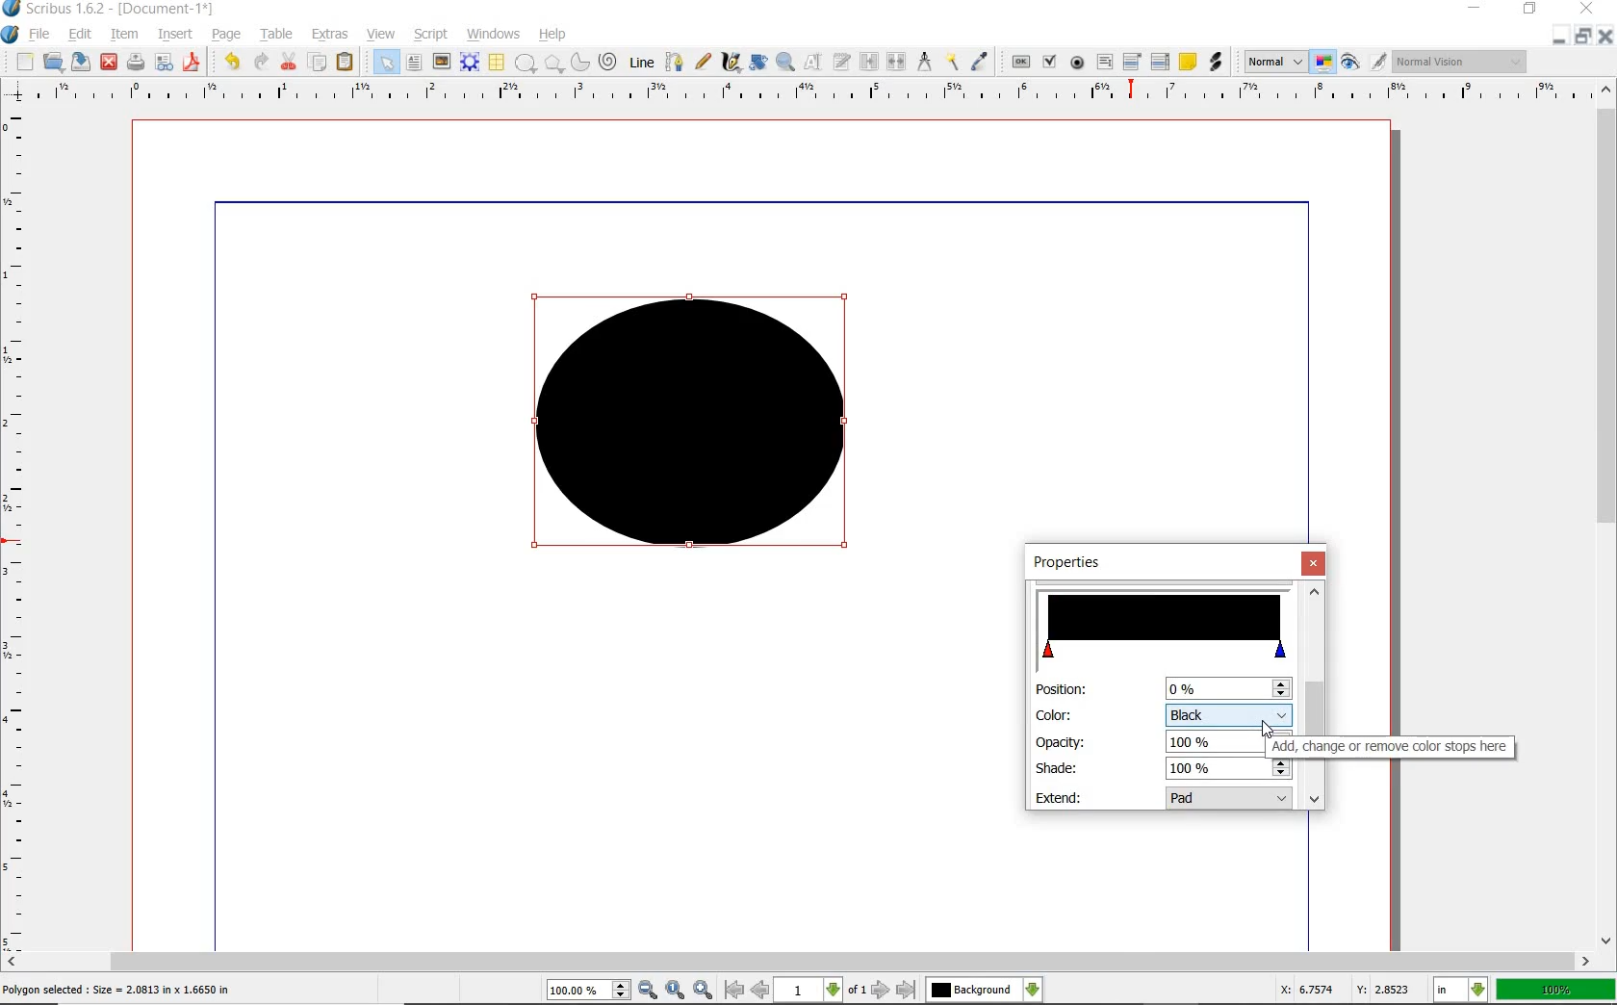 Image resolution: width=1617 pixels, height=1005 pixels. I want to click on ZOOM FACTOR, so click(1555, 991).